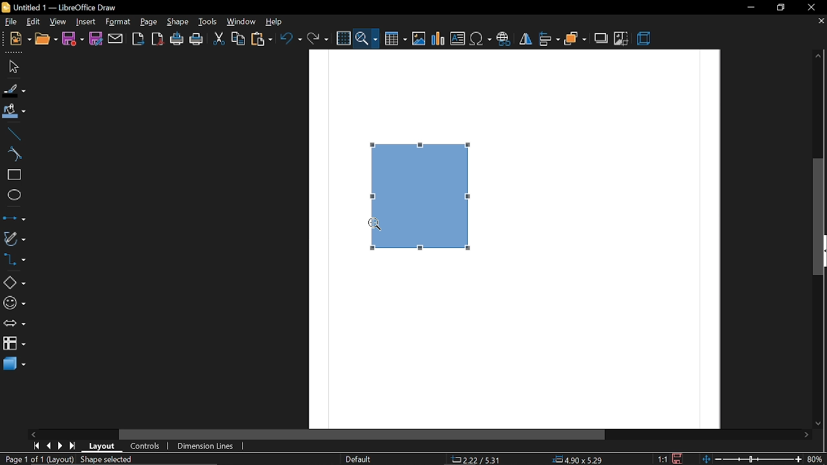 Image resolution: width=827 pixels, height=465 pixels. Describe the element at coordinates (481, 39) in the screenshot. I see `Insert symbol` at that location.